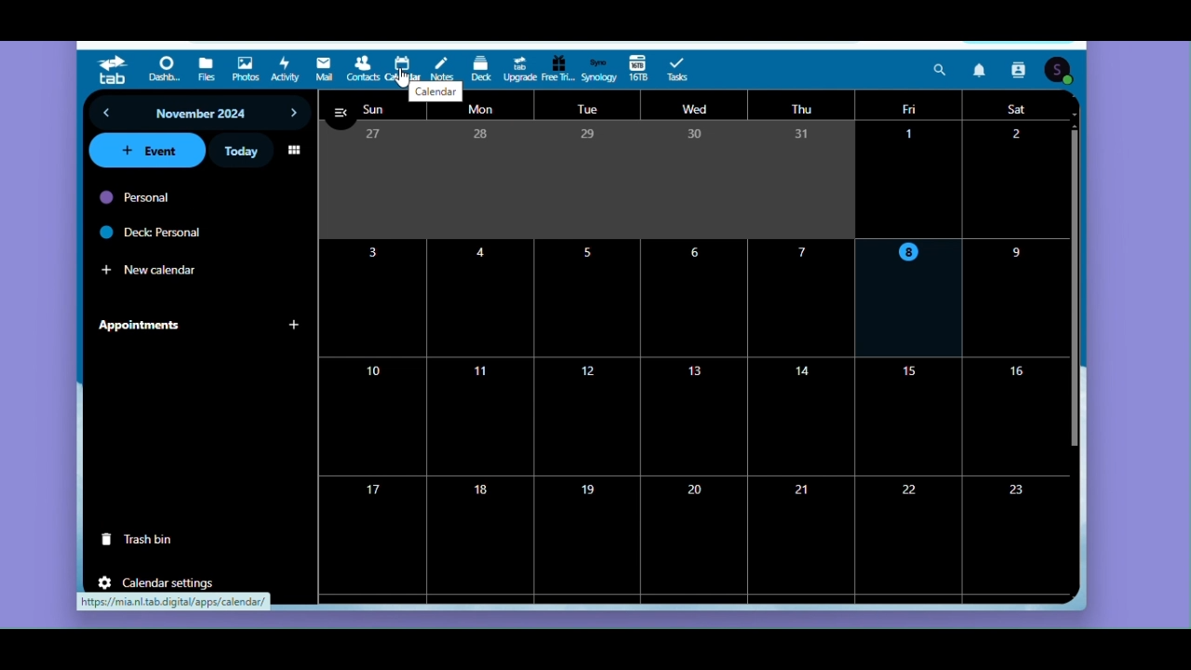 This screenshot has height=670, width=1191. I want to click on add event, so click(147, 153).